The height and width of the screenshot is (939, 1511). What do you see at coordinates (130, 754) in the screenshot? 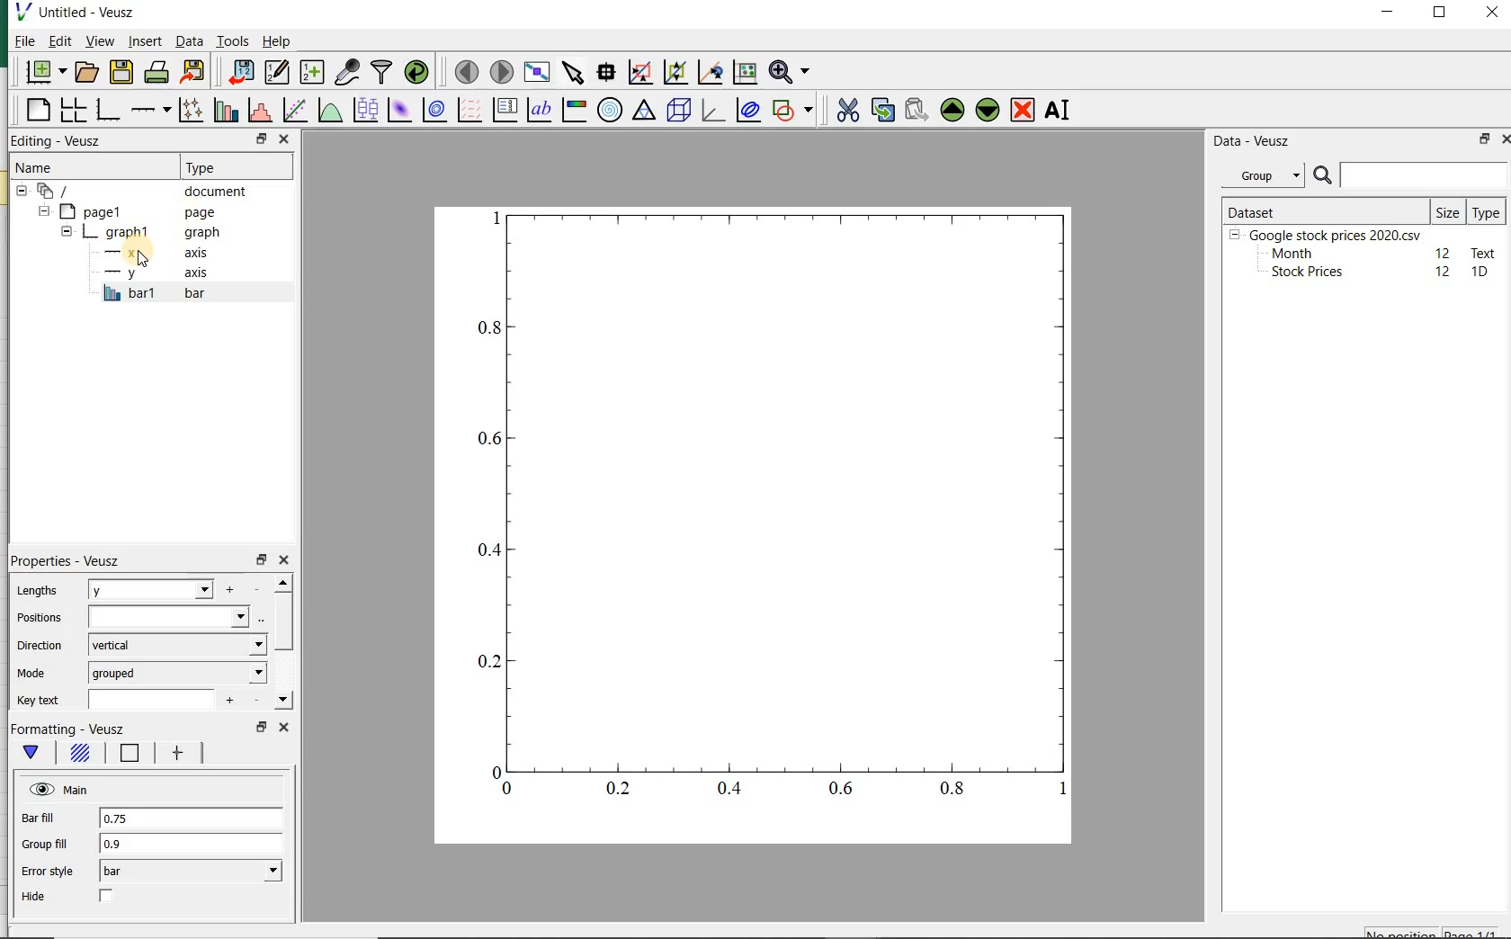
I see `Line` at bounding box center [130, 754].